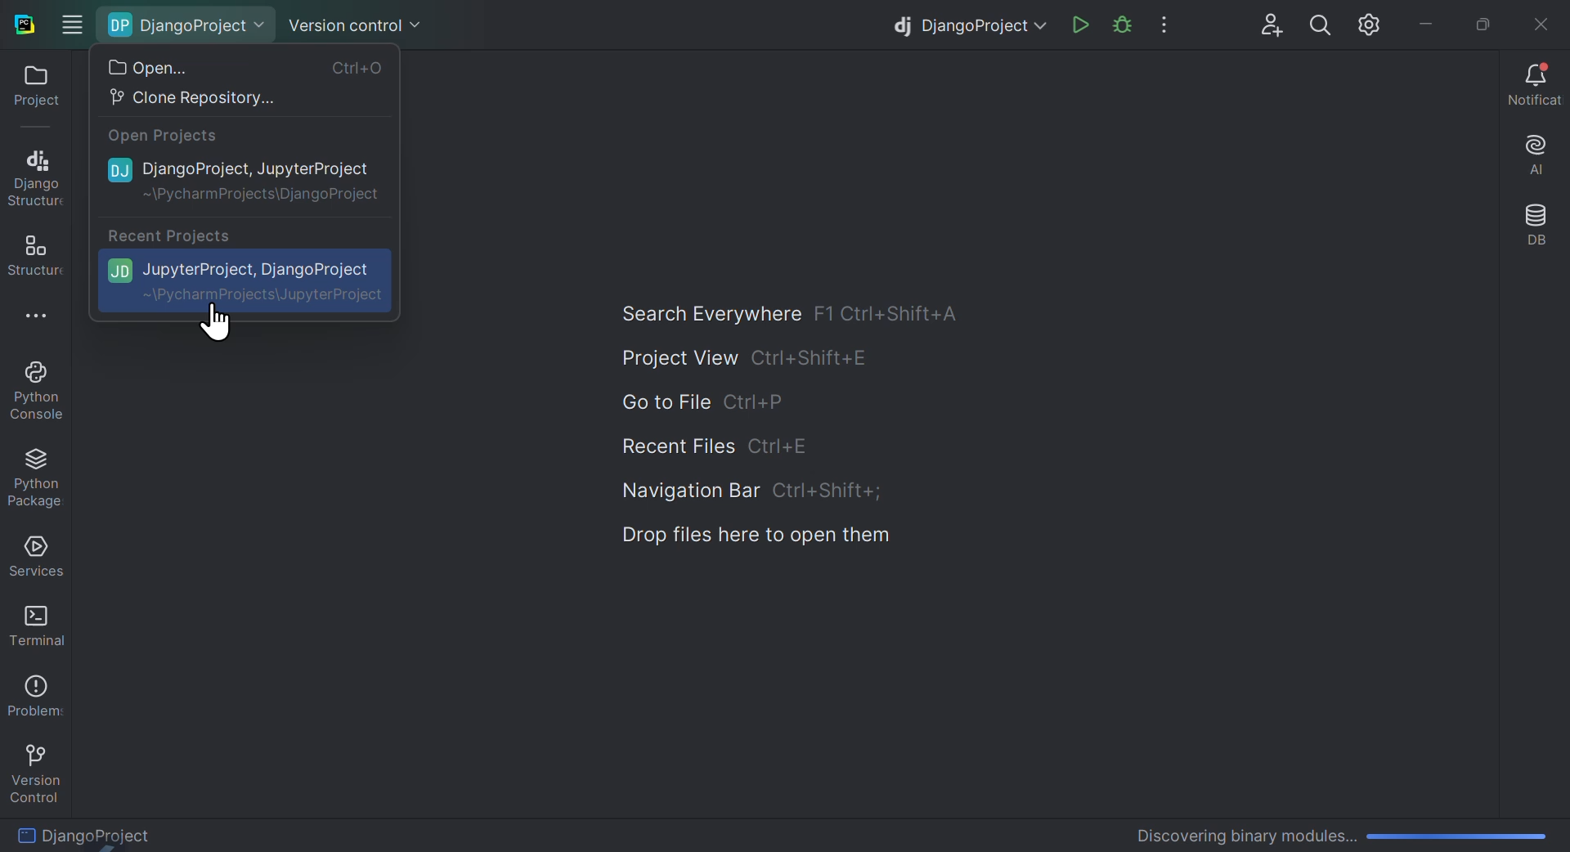 This screenshot has height=852, width=1570. What do you see at coordinates (1121, 25) in the screenshot?
I see `Run project file` at bounding box center [1121, 25].